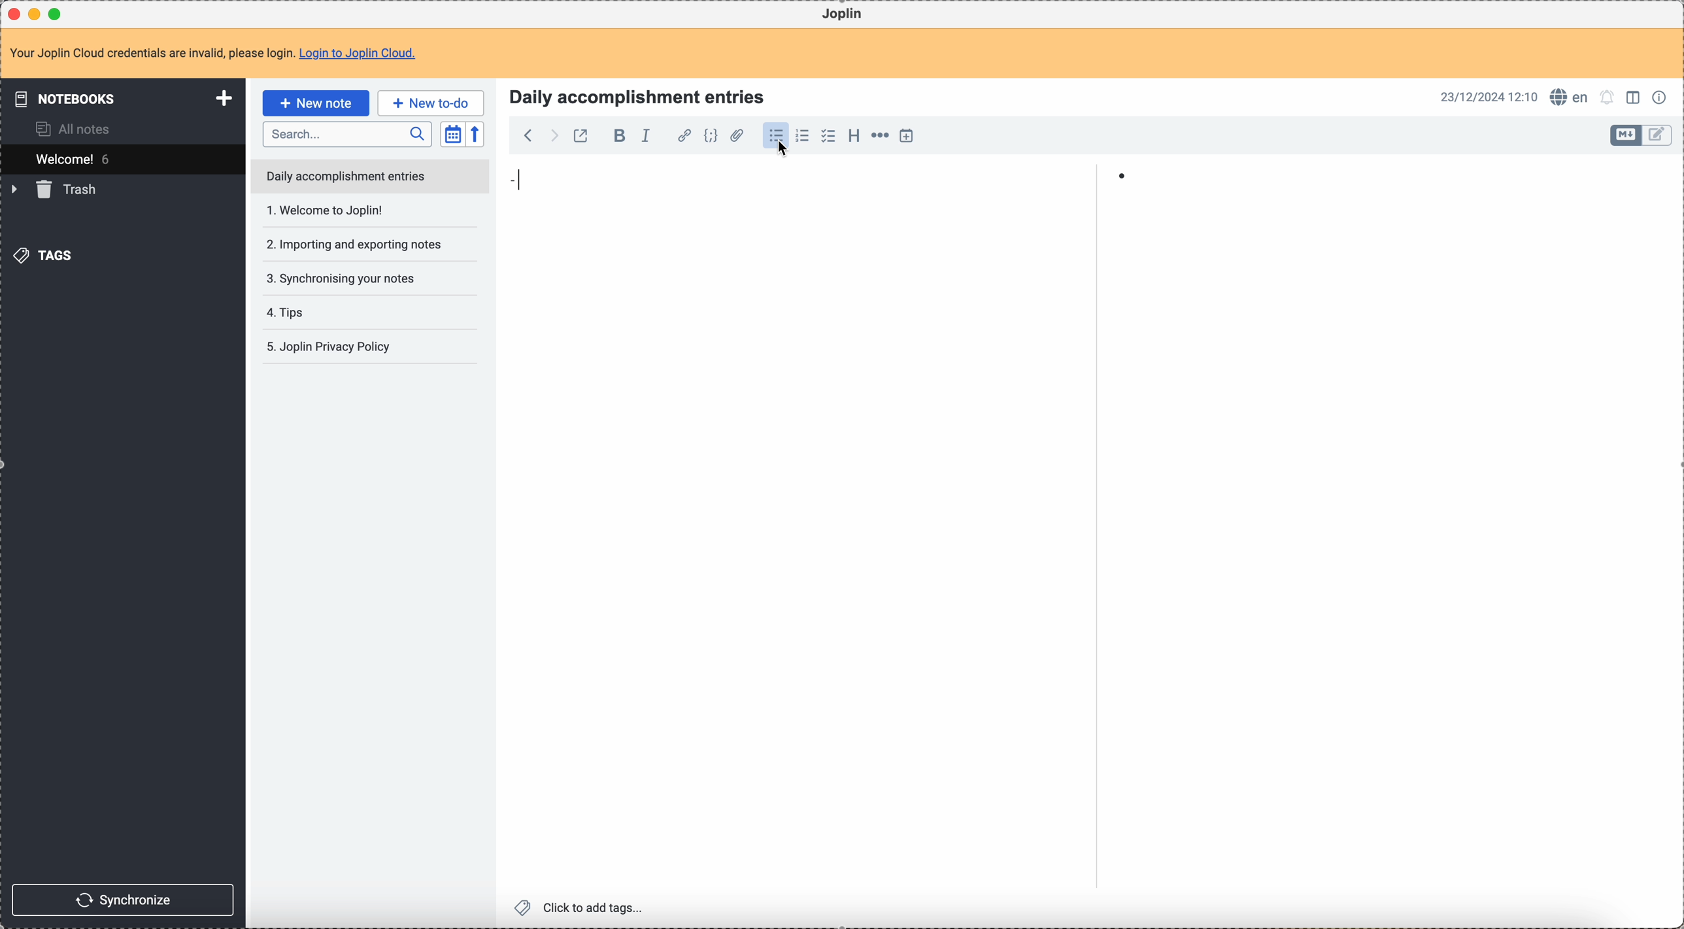  What do you see at coordinates (353, 280) in the screenshot?
I see `tips` at bounding box center [353, 280].